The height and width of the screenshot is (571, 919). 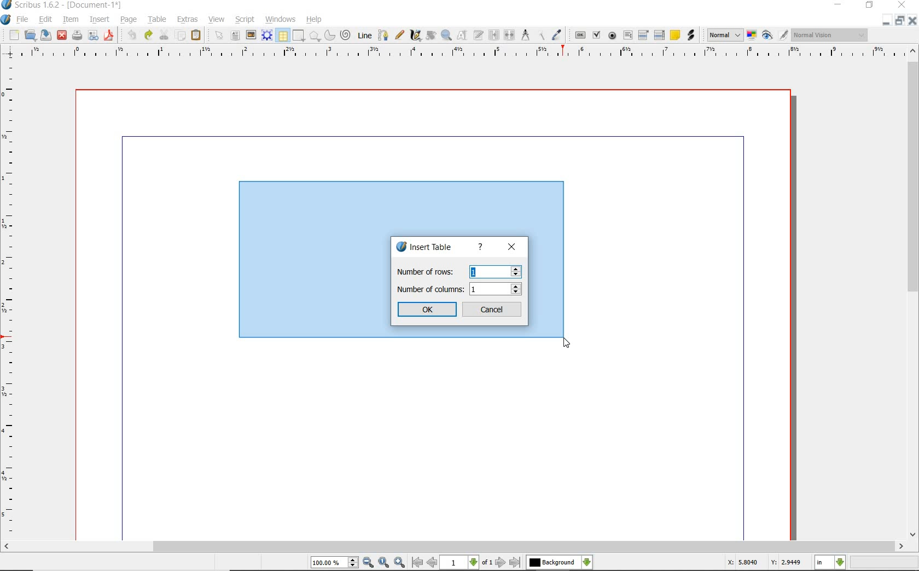 What do you see at coordinates (557, 35) in the screenshot?
I see `eye dropper` at bounding box center [557, 35].